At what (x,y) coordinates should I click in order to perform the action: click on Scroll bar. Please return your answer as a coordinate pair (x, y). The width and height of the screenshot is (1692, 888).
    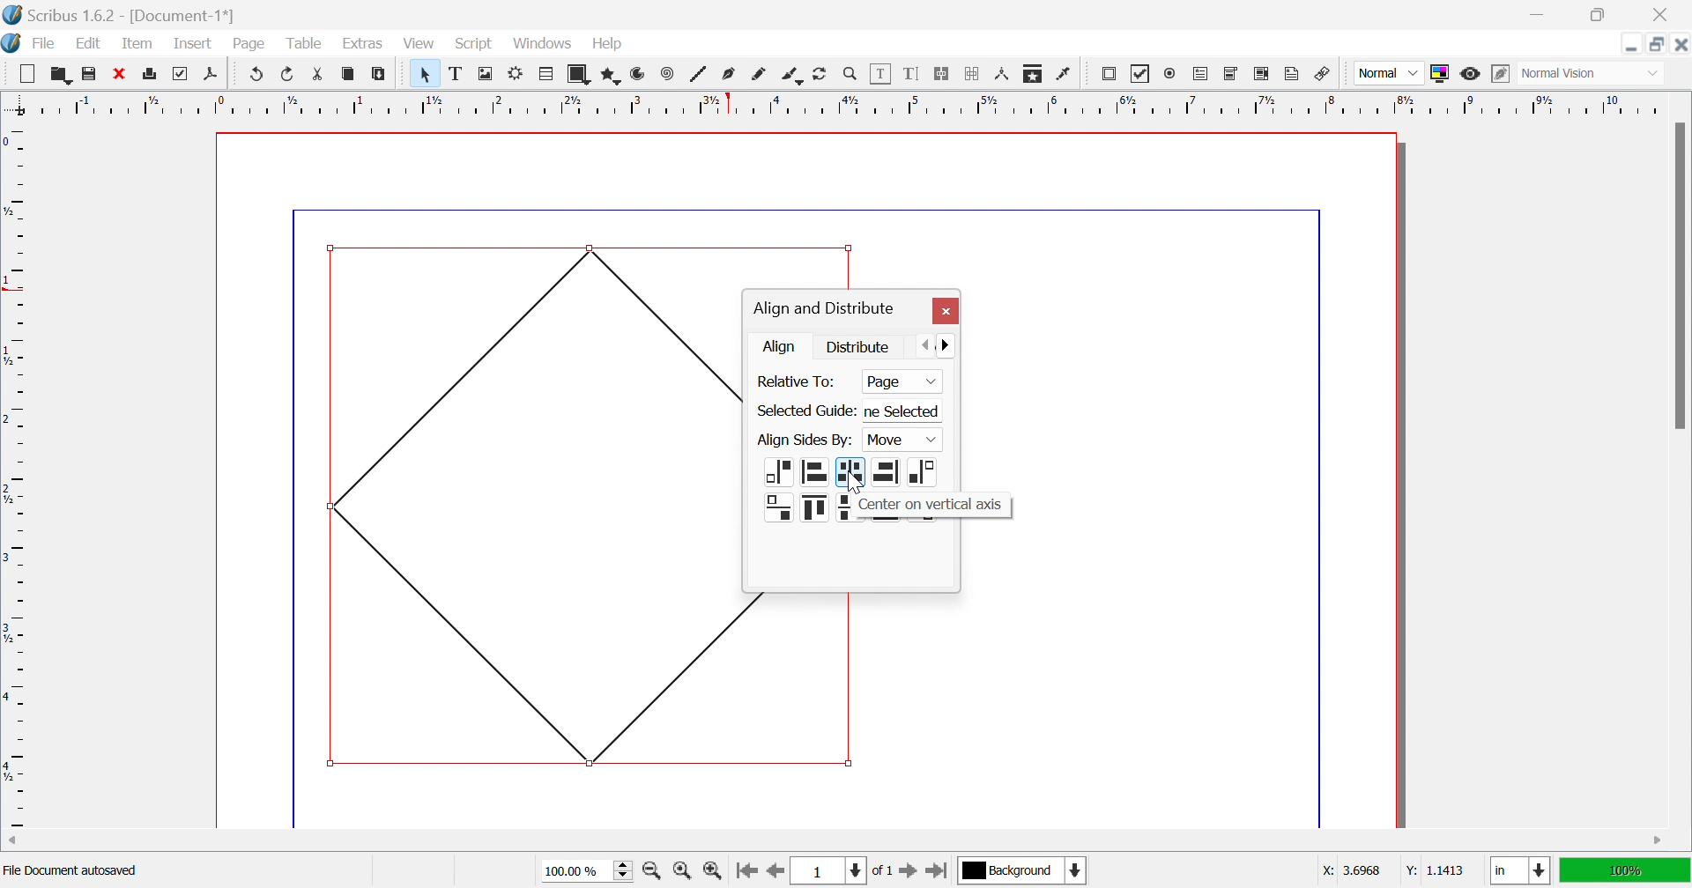
    Looking at the image, I should click on (1679, 275).